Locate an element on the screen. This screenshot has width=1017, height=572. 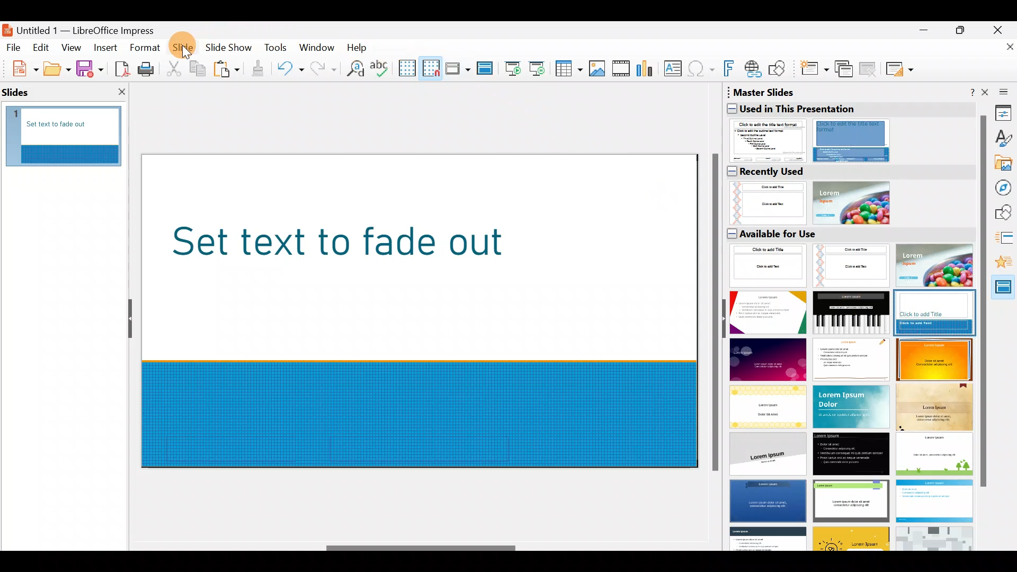
Sidebar settings is located at coordinates (1002, 91).